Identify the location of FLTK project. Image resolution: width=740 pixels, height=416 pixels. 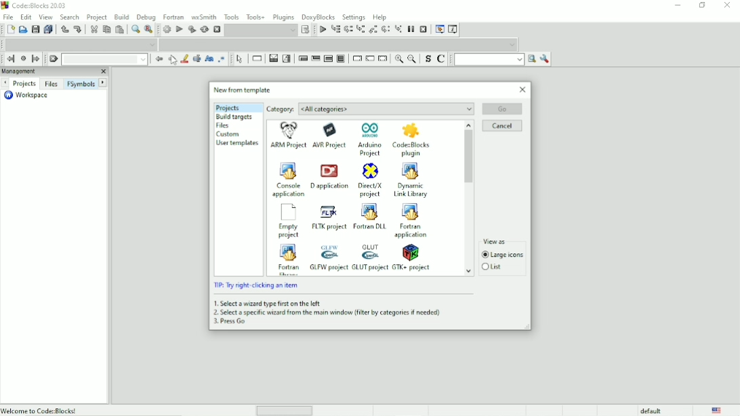
(327, 218).